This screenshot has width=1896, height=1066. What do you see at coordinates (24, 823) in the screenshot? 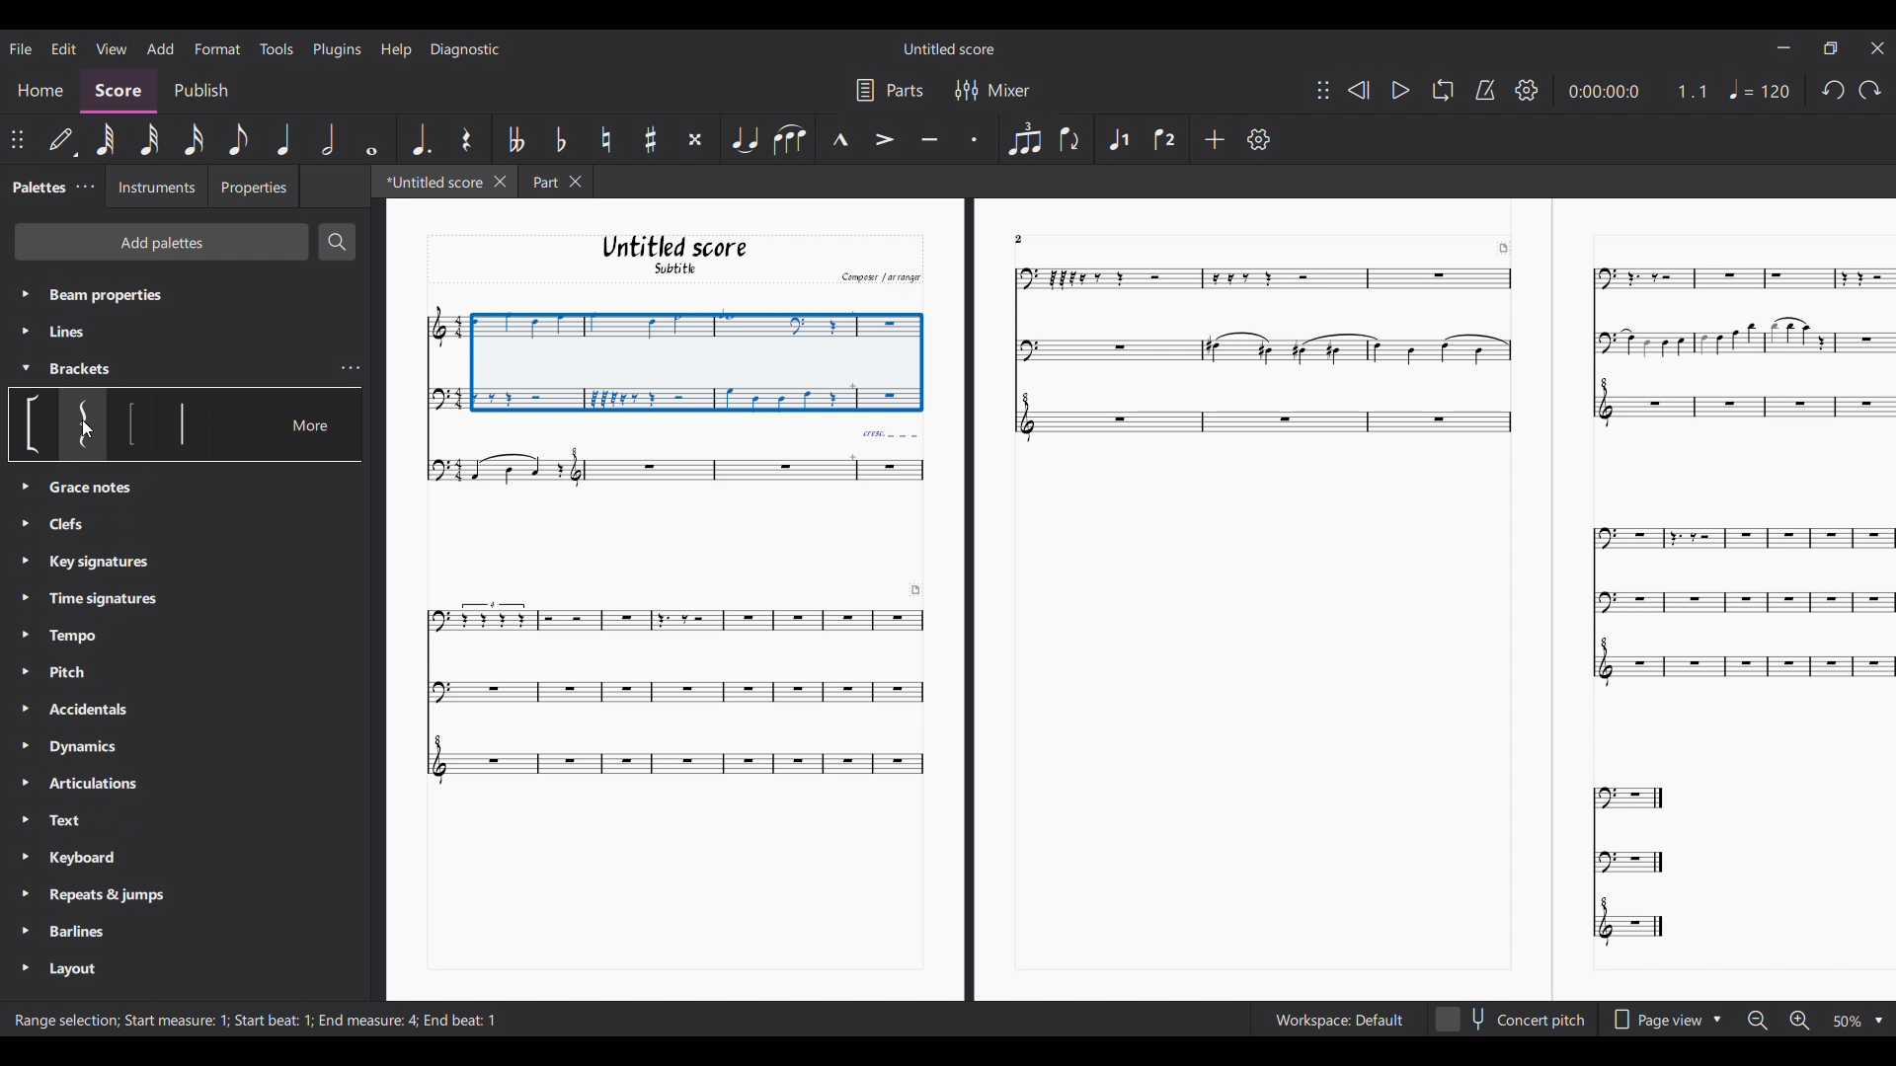
I see `` at bounding box center [24, 823].